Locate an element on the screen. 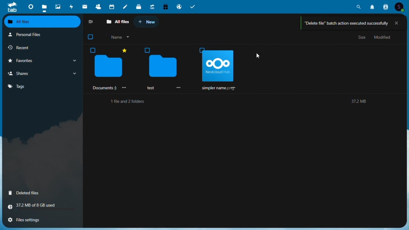 The height and width of the screenshot is (230, 409). File settings  is located at coordinates (40, 221).